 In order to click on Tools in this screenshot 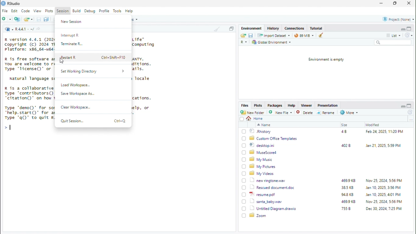, I will do `click(118, 11)`.